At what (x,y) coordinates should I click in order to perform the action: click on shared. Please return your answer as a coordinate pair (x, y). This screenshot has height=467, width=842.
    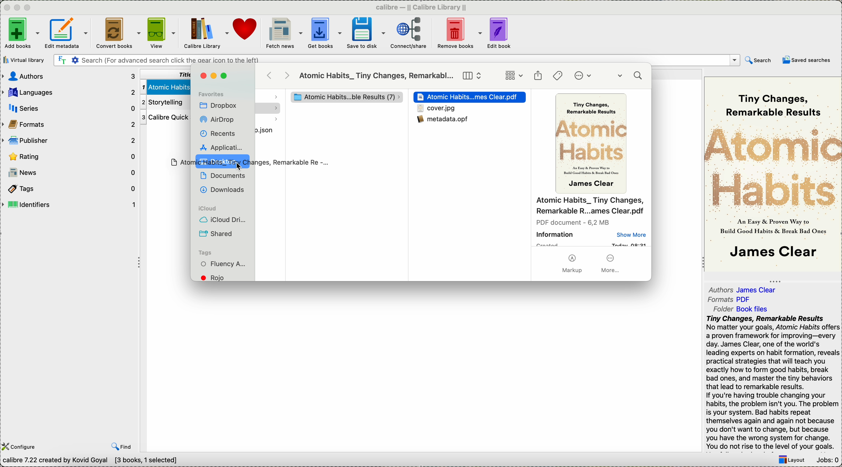
    Looking at the image, I should click on (217, 234).